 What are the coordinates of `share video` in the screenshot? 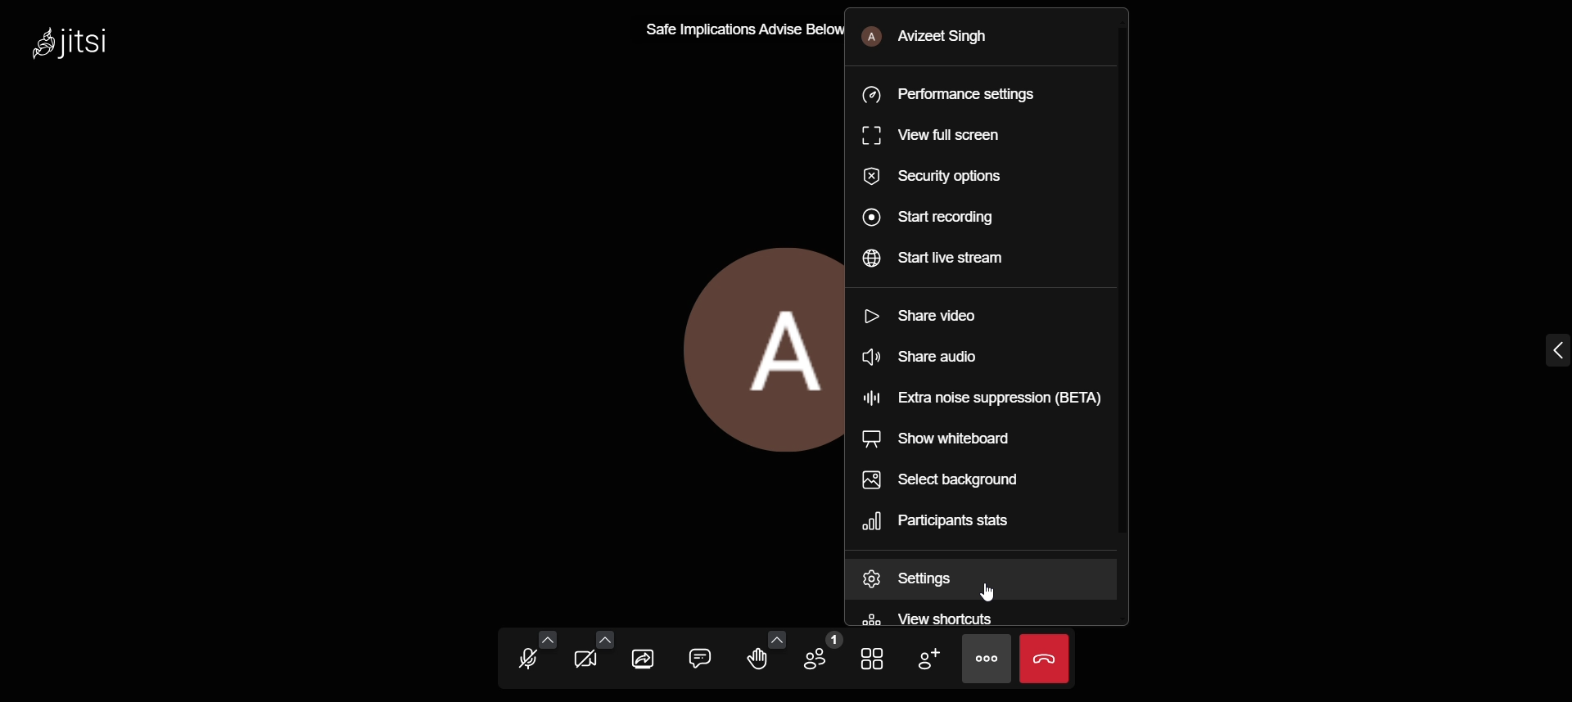 It's located at (949, 318).